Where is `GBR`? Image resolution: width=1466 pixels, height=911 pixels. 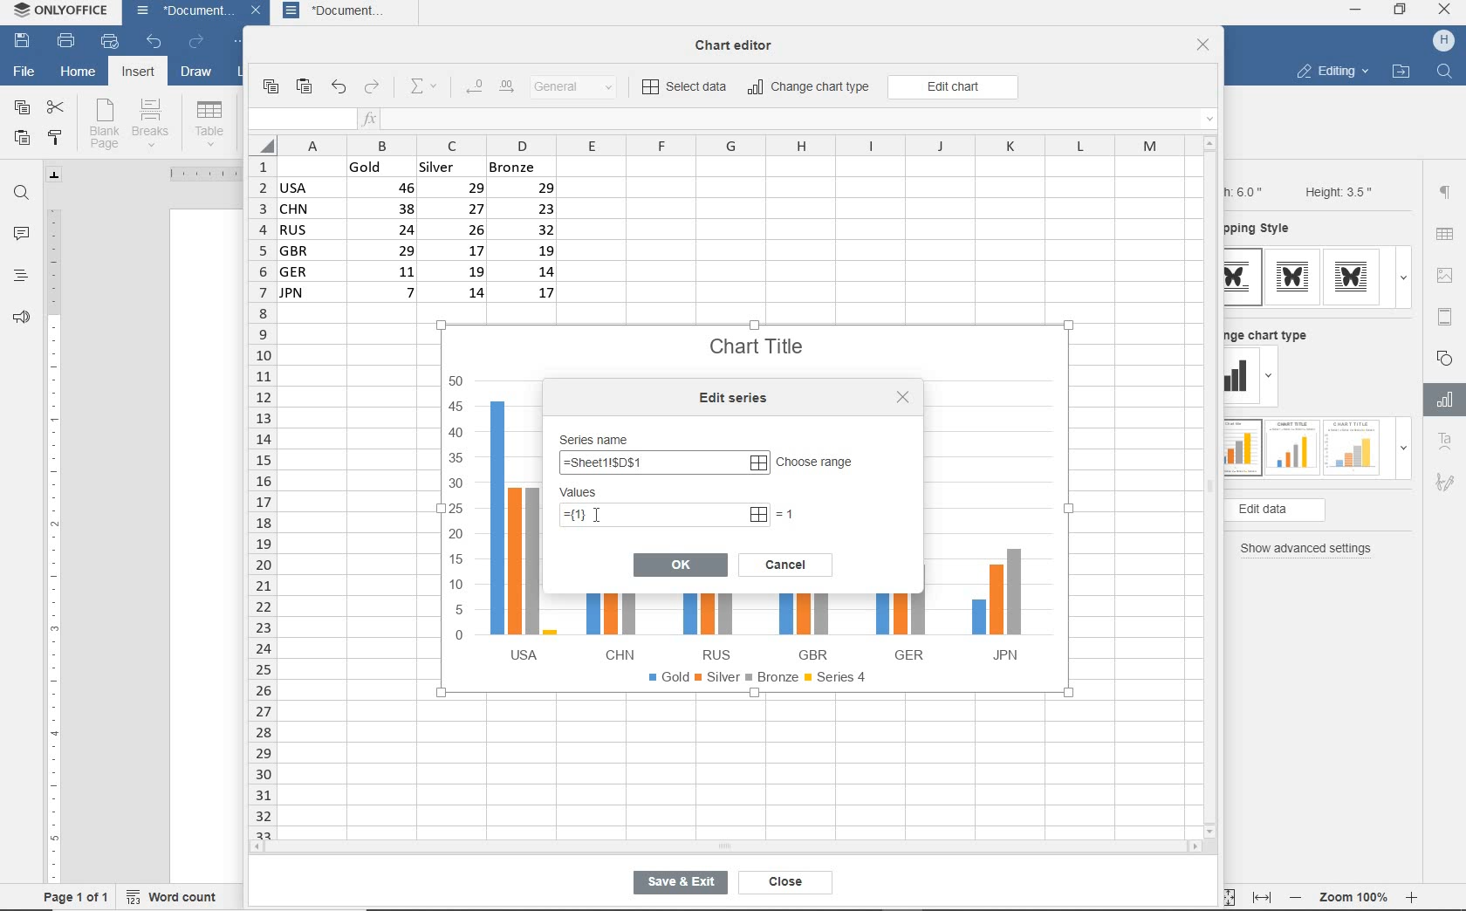
GBR is located at coordinates (807, 627).